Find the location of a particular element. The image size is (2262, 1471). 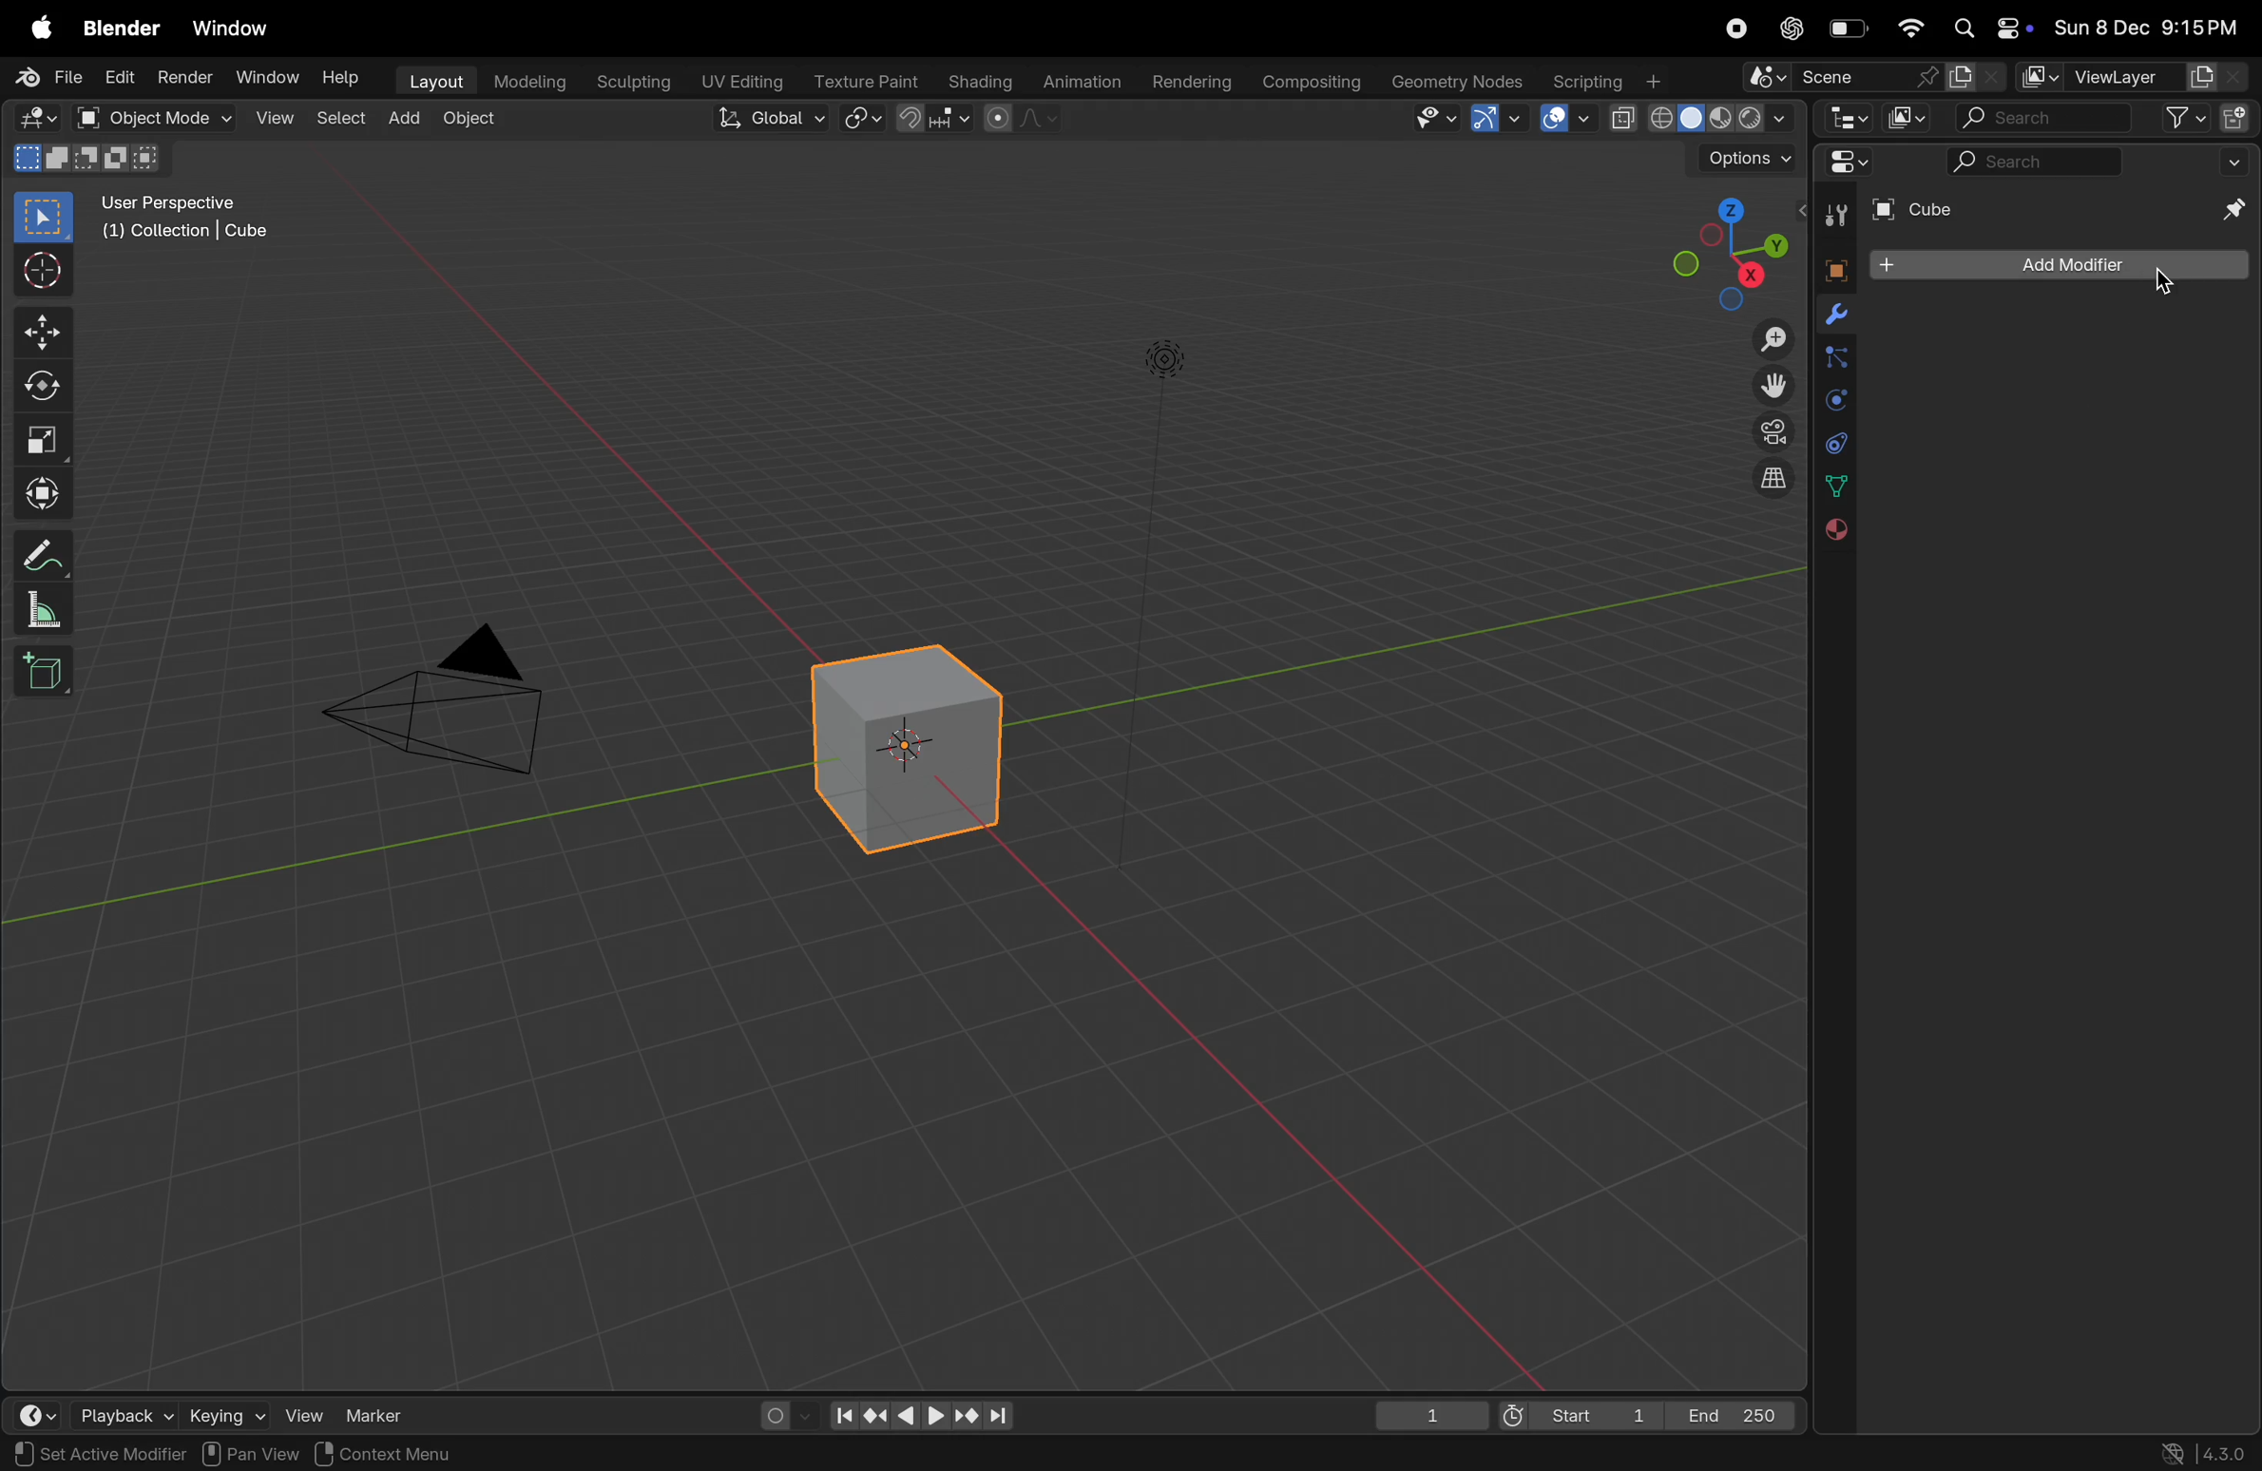

apple widgets is located at coordinates (1986, 29).